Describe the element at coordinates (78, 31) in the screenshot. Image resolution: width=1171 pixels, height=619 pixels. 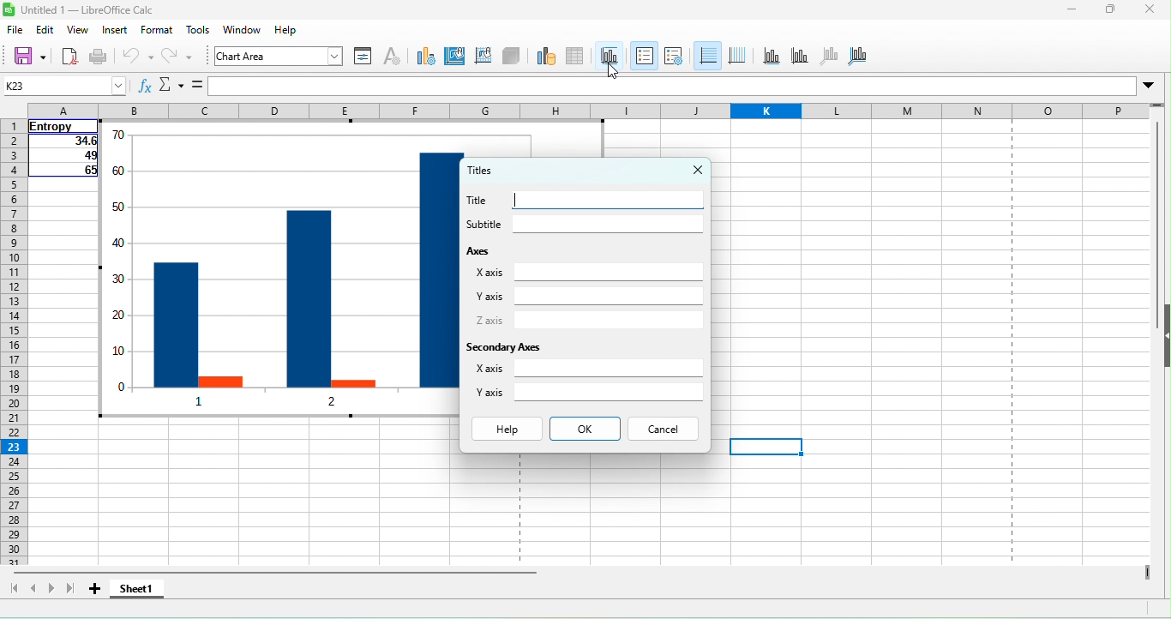
I see `view` at that location.